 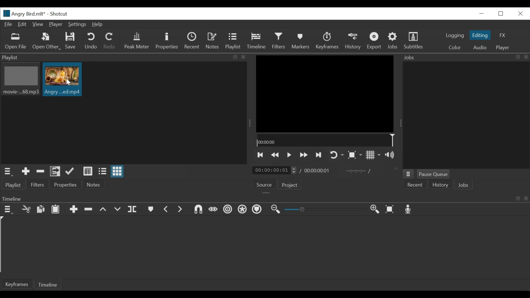 I want to click on Update, so click(x=71, y=172).